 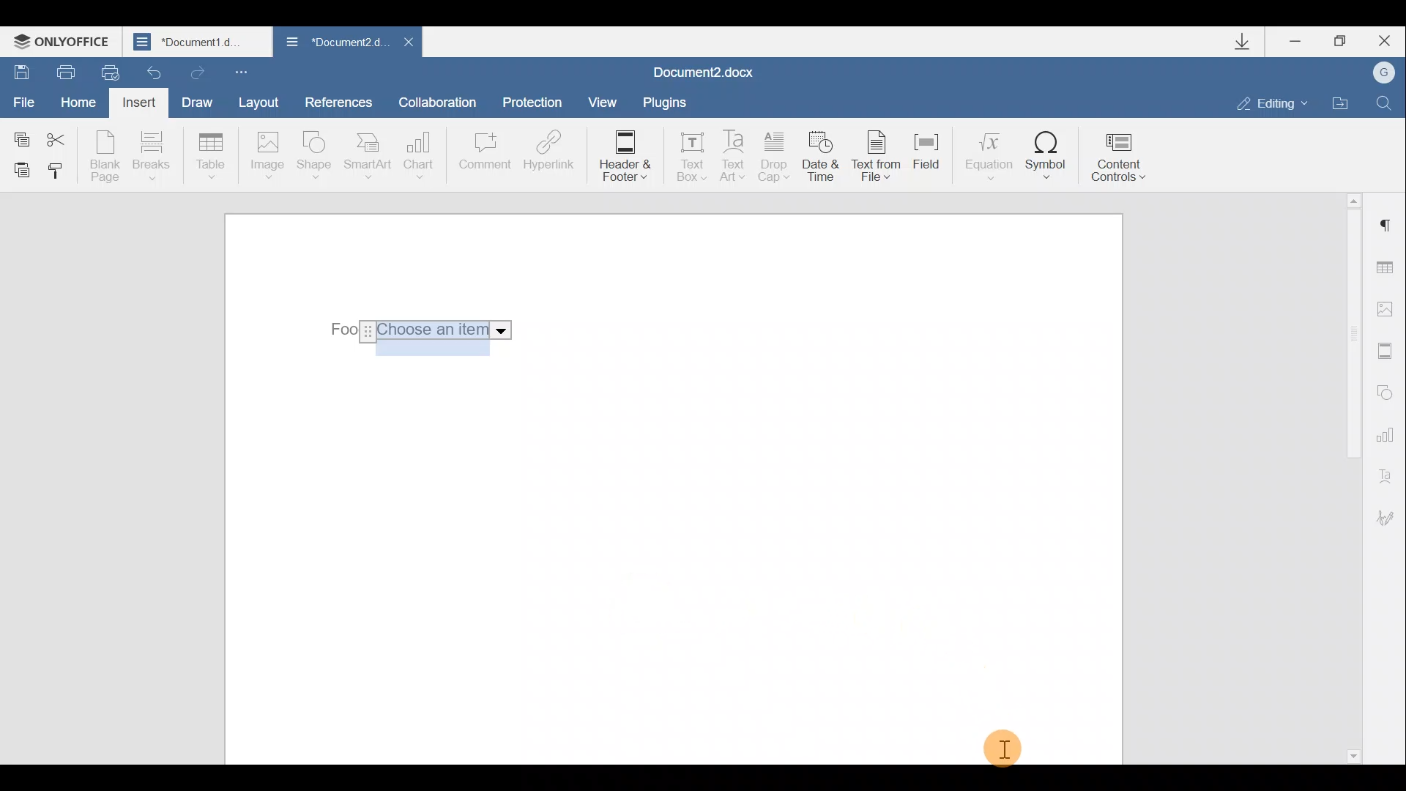 What do you see at coordinates (1349, 476) in the screenshot?
I see `Scroll bar` at bounding box center [1349, 476].